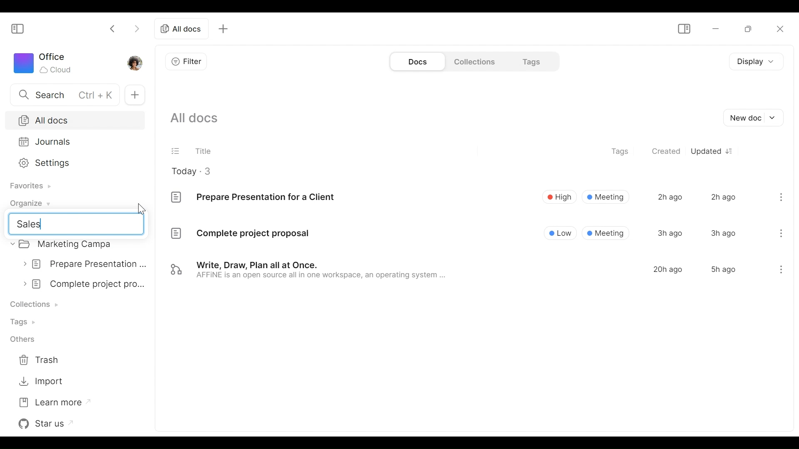  What do you see at coordinates (780, 30) in the screenshot?
I see `Close` at bounding box center [780, 30].